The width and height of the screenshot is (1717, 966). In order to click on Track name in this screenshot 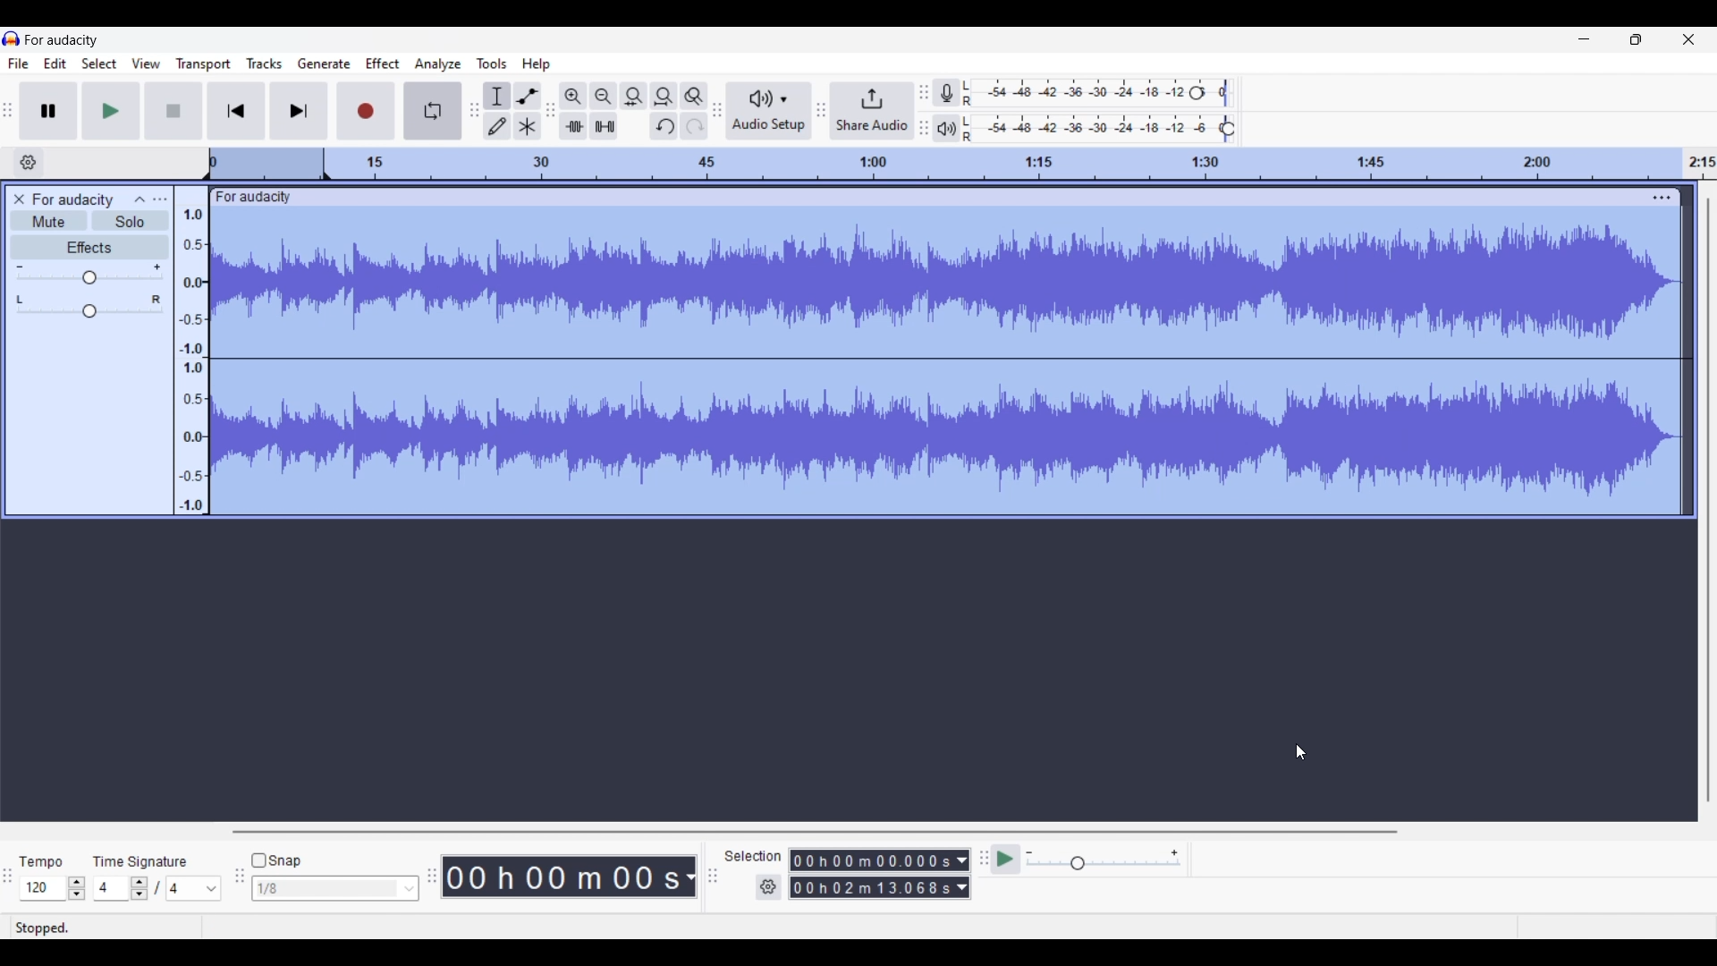, I will do `click(254, 198)`.